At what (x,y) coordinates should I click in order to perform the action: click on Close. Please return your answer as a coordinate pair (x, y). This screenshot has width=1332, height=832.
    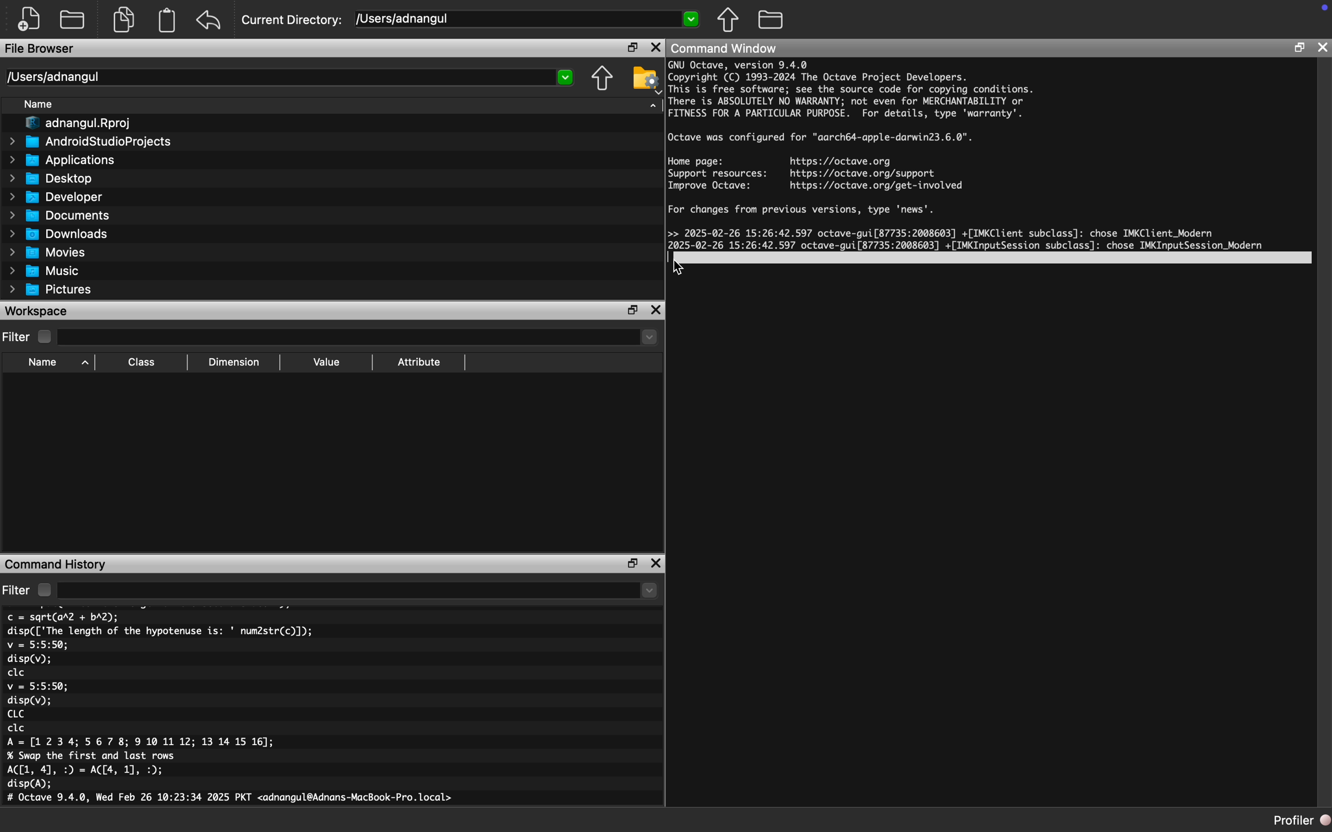
    Looking at the image, I should click on (1323, 47).